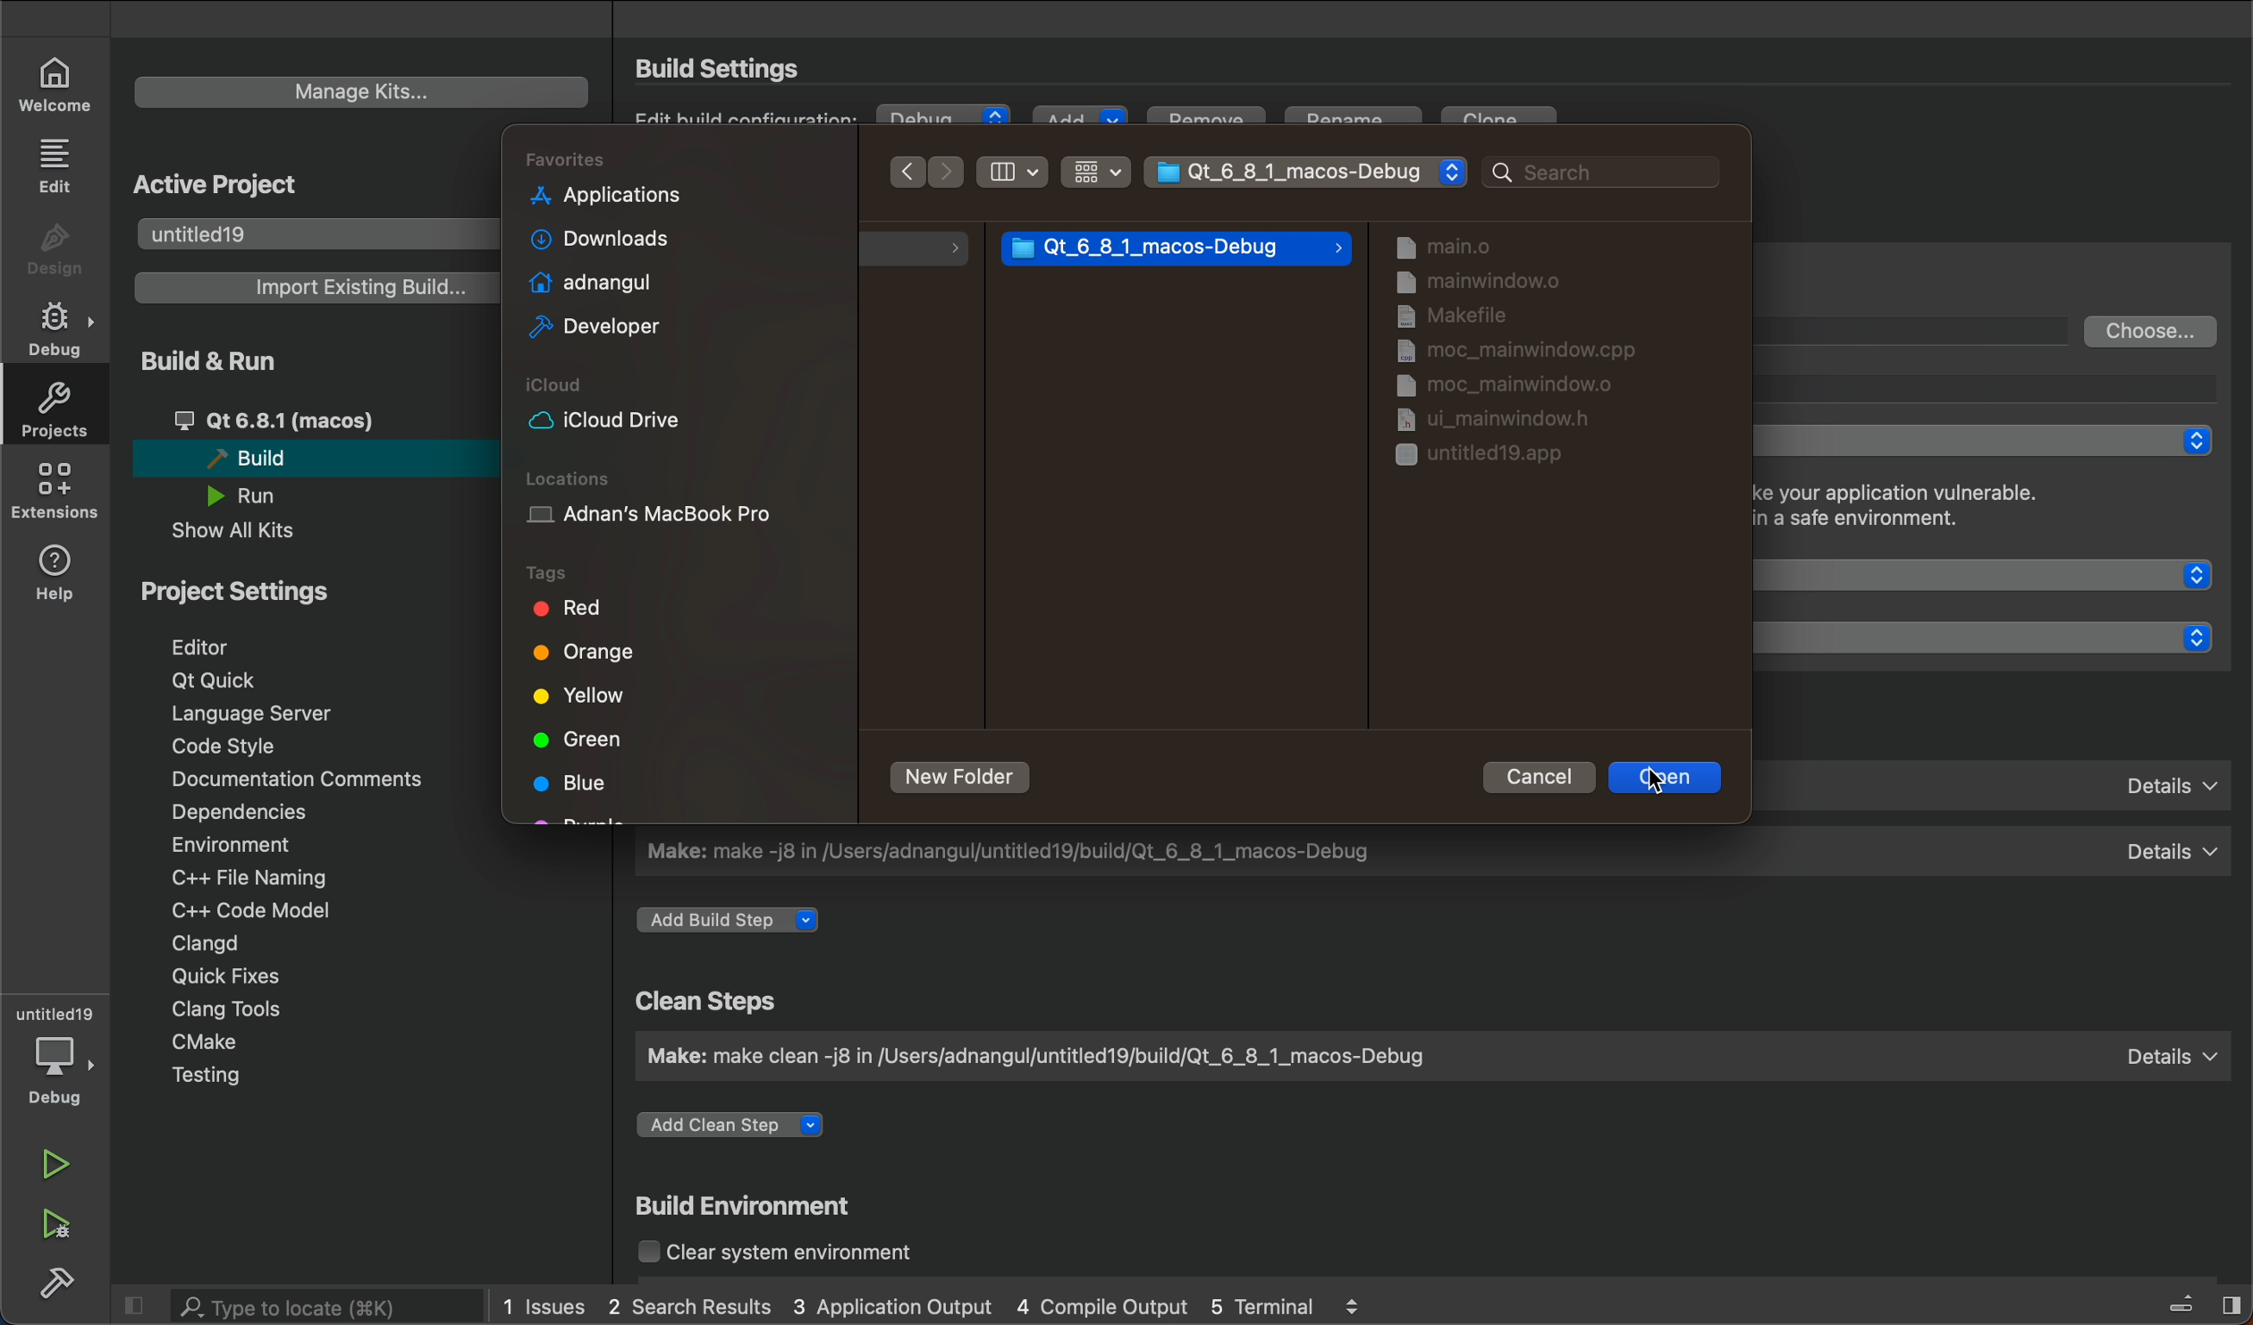  Describe the element at coordinates (57, 82) in the screenshot. I see `WELCOME` at that location.